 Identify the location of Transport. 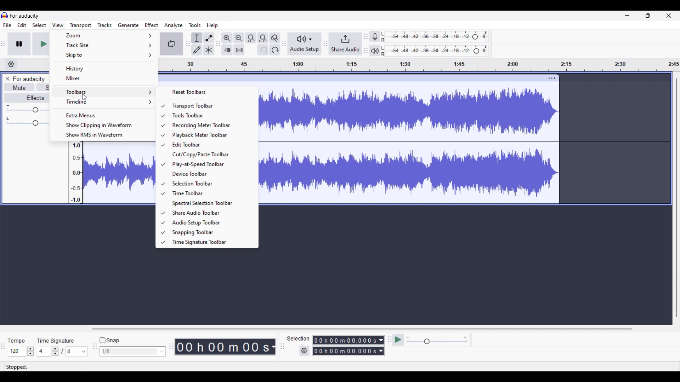
(81, 25).